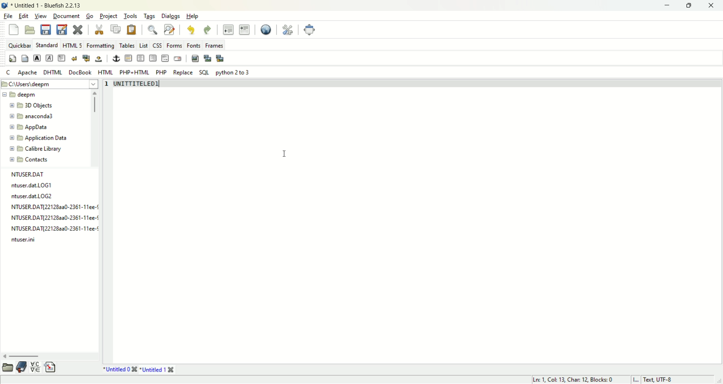  I want to click on fonts, so click(194, 45).